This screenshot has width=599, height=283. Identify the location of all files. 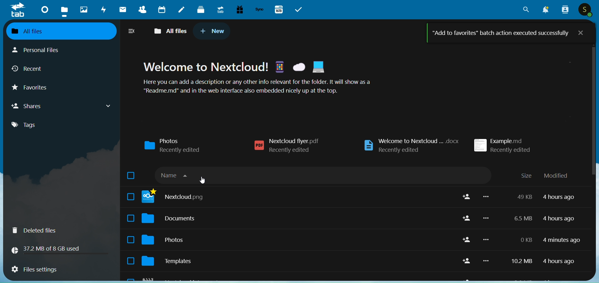
(62, 31).